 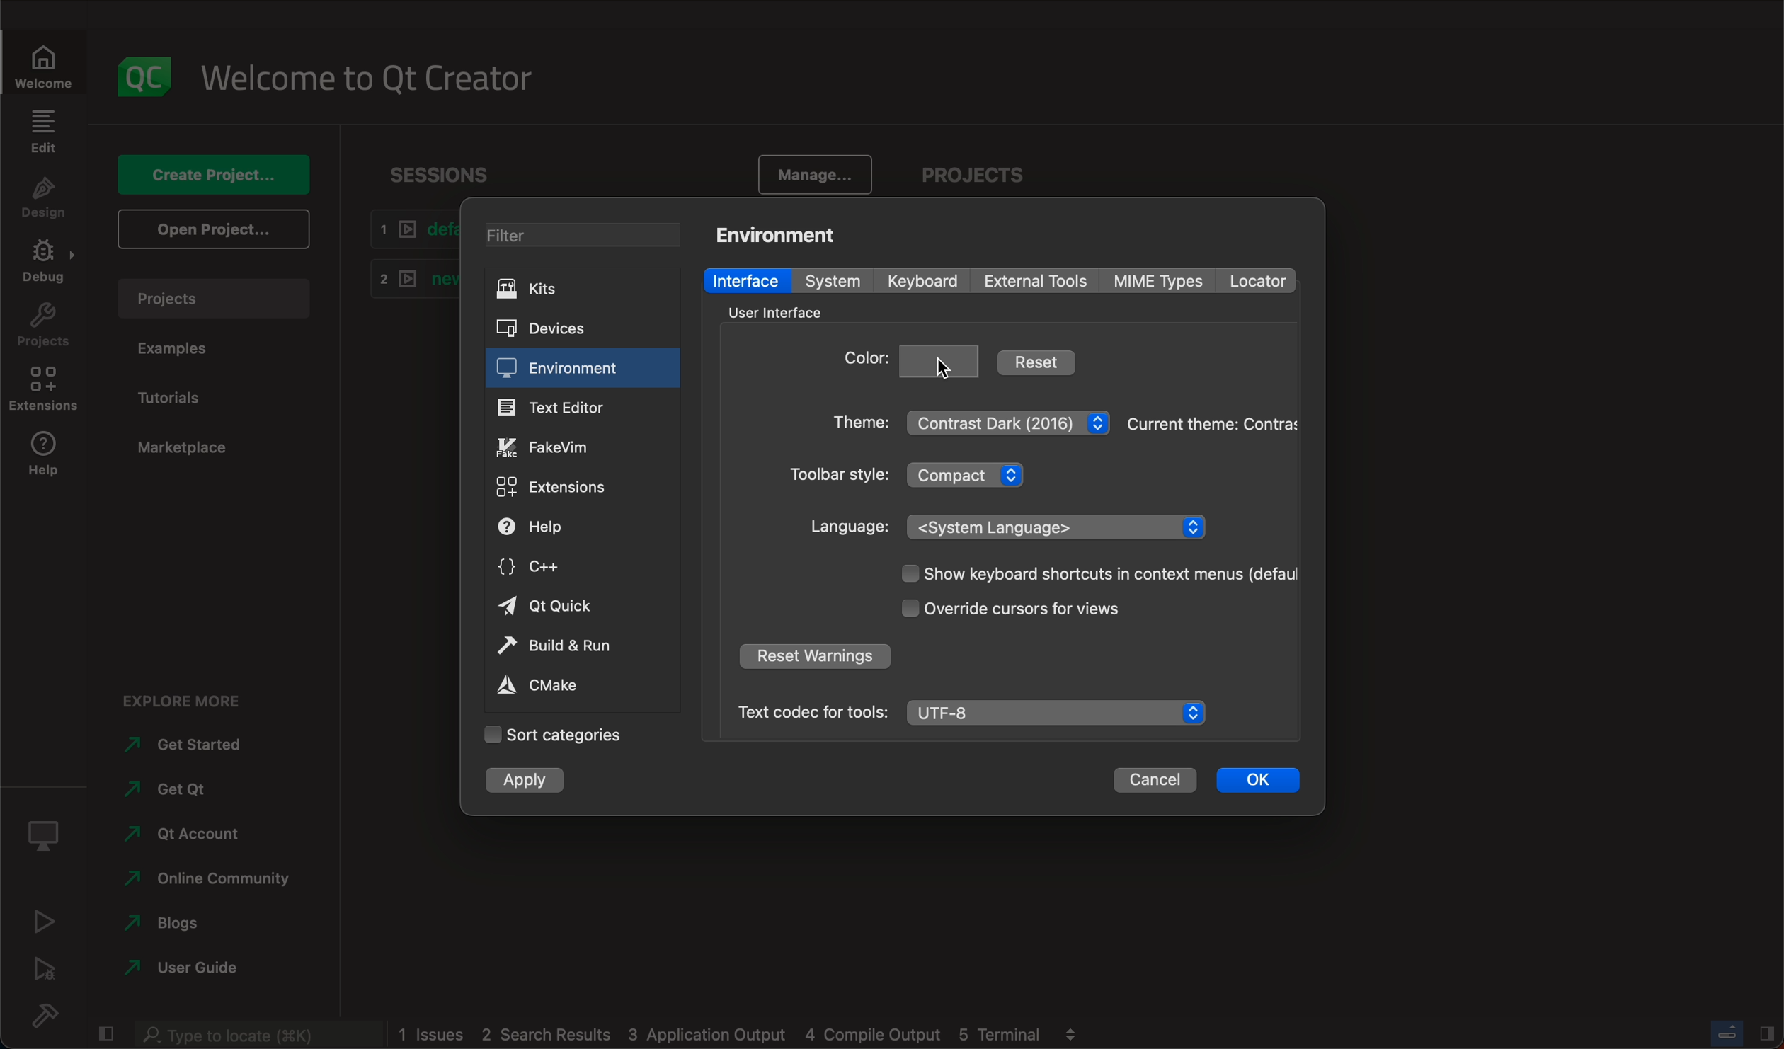 I want to click on debug, so click(x=48, y=830).